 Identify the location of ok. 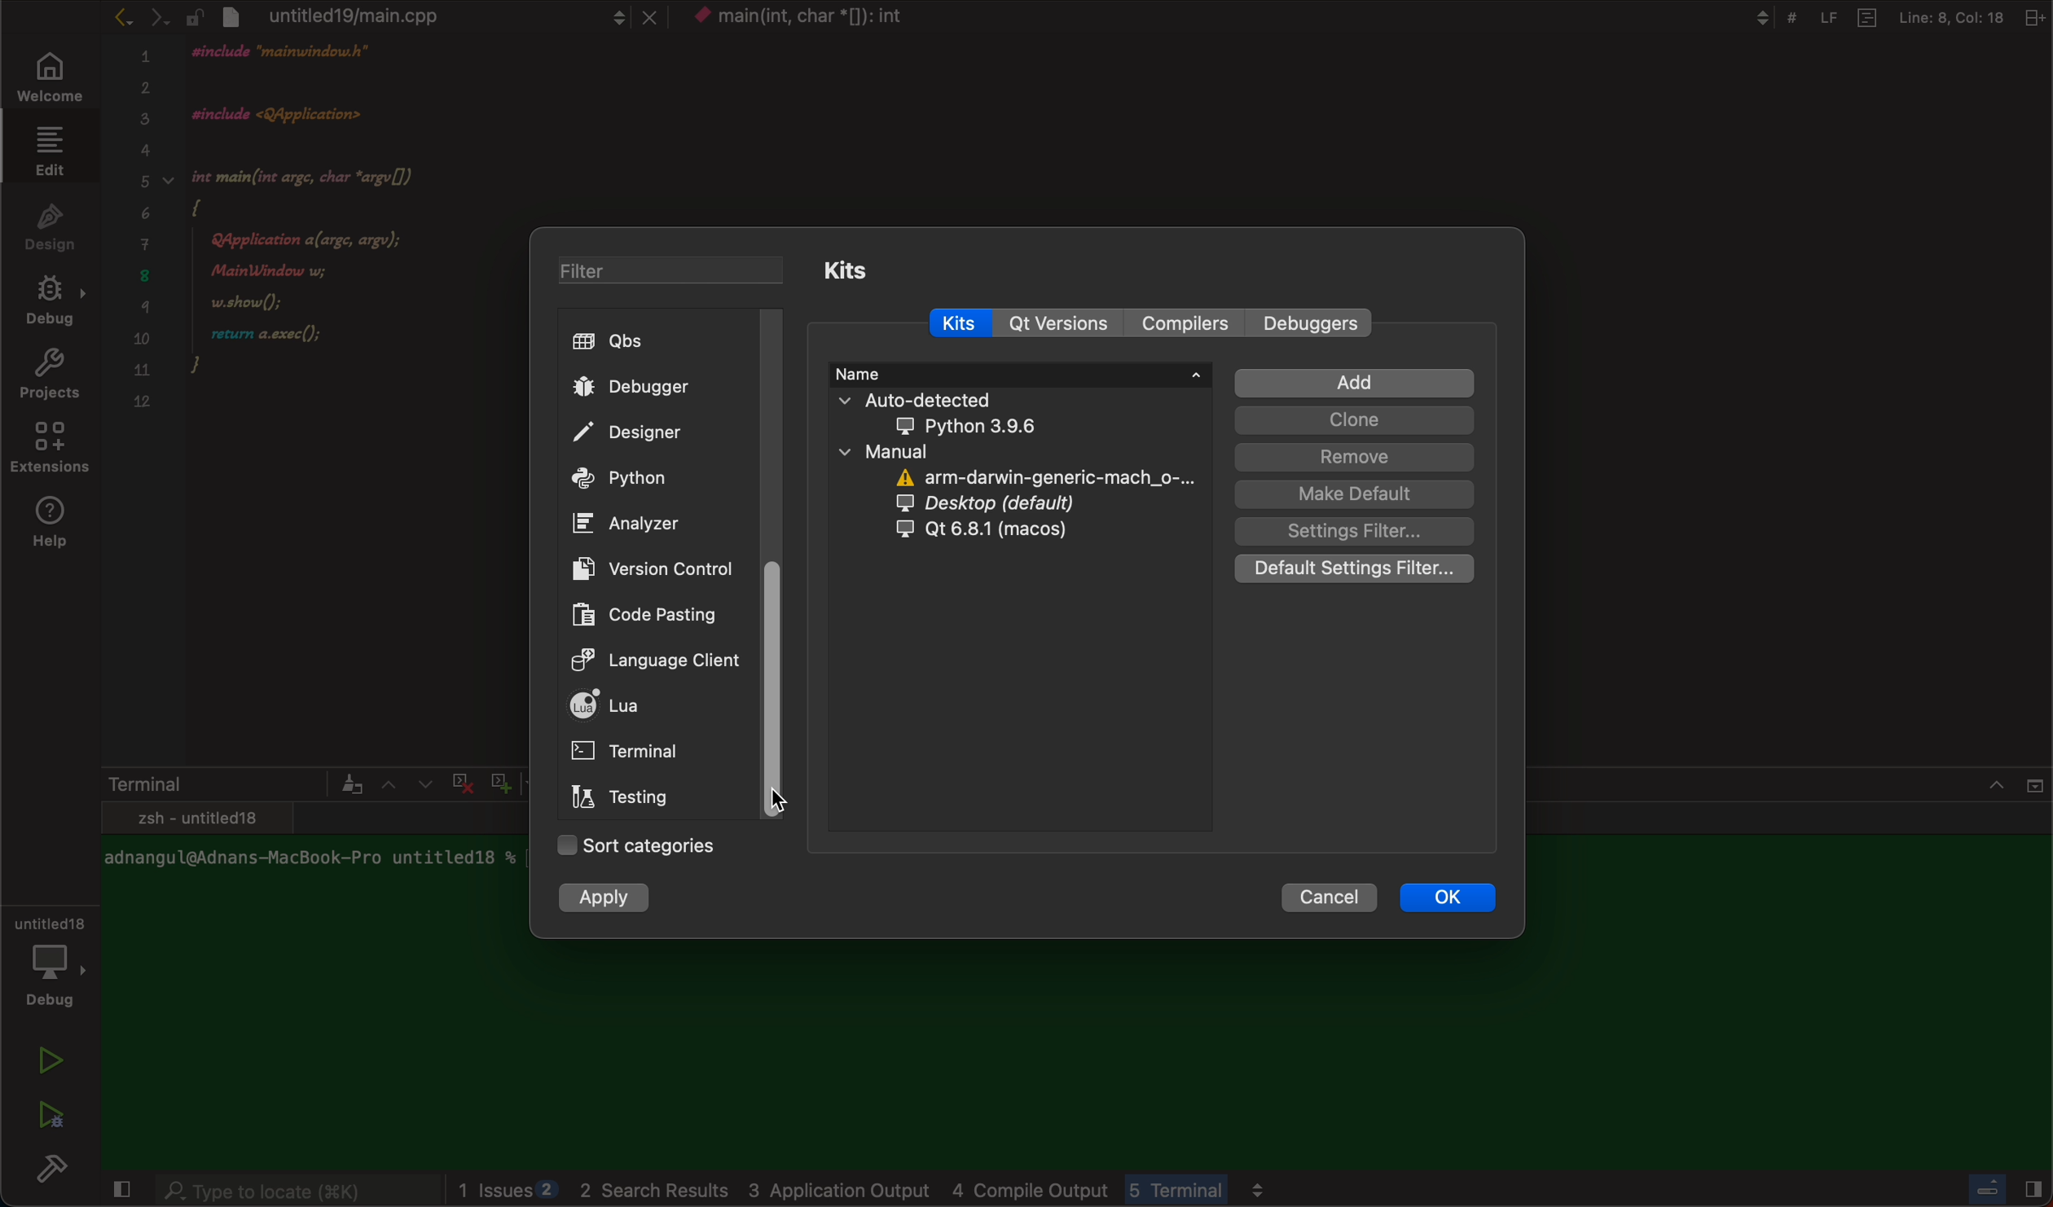
(1447, 898).